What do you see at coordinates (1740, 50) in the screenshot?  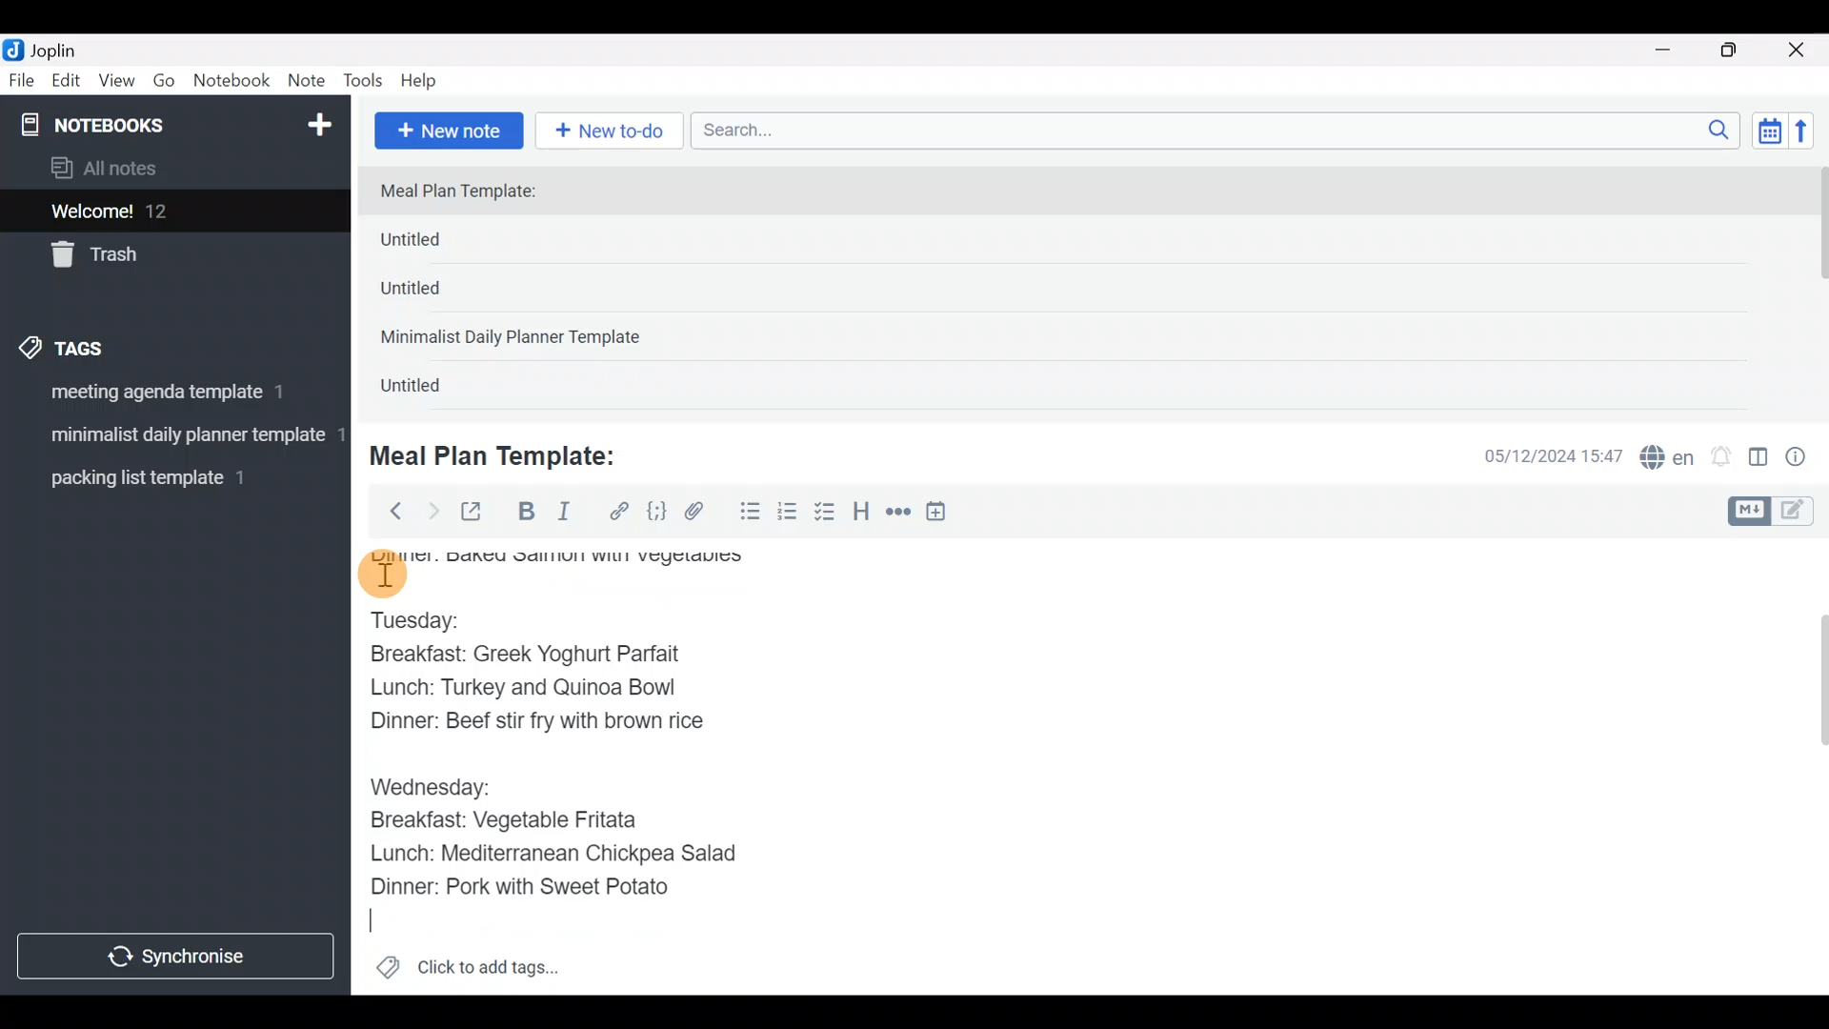 I see `Maximize` at bounding box center [1740, 50].